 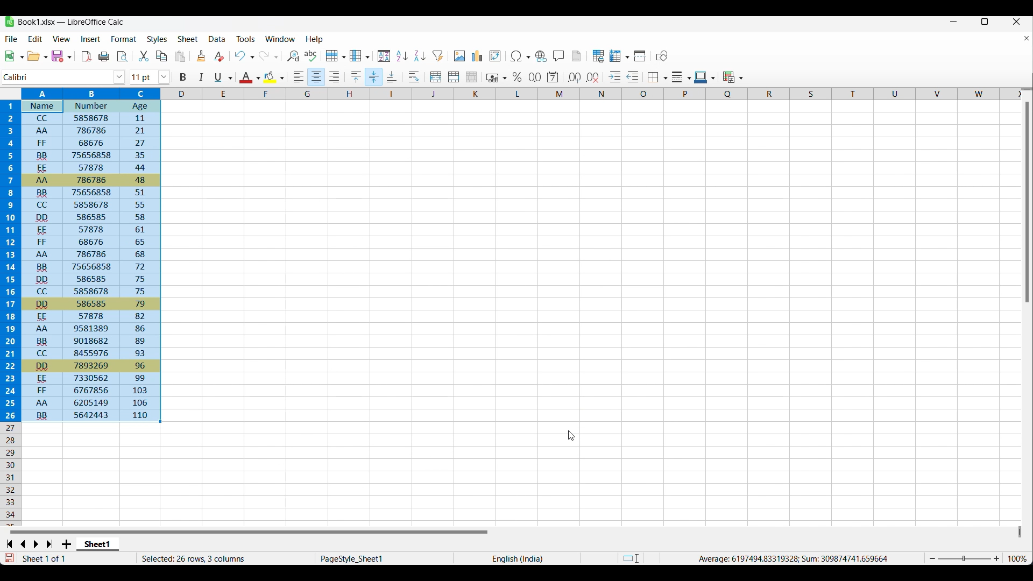 What do you see at coordinates (61, 39) in the screenshot?
I see `View menu` at bounding box center [61, 39].